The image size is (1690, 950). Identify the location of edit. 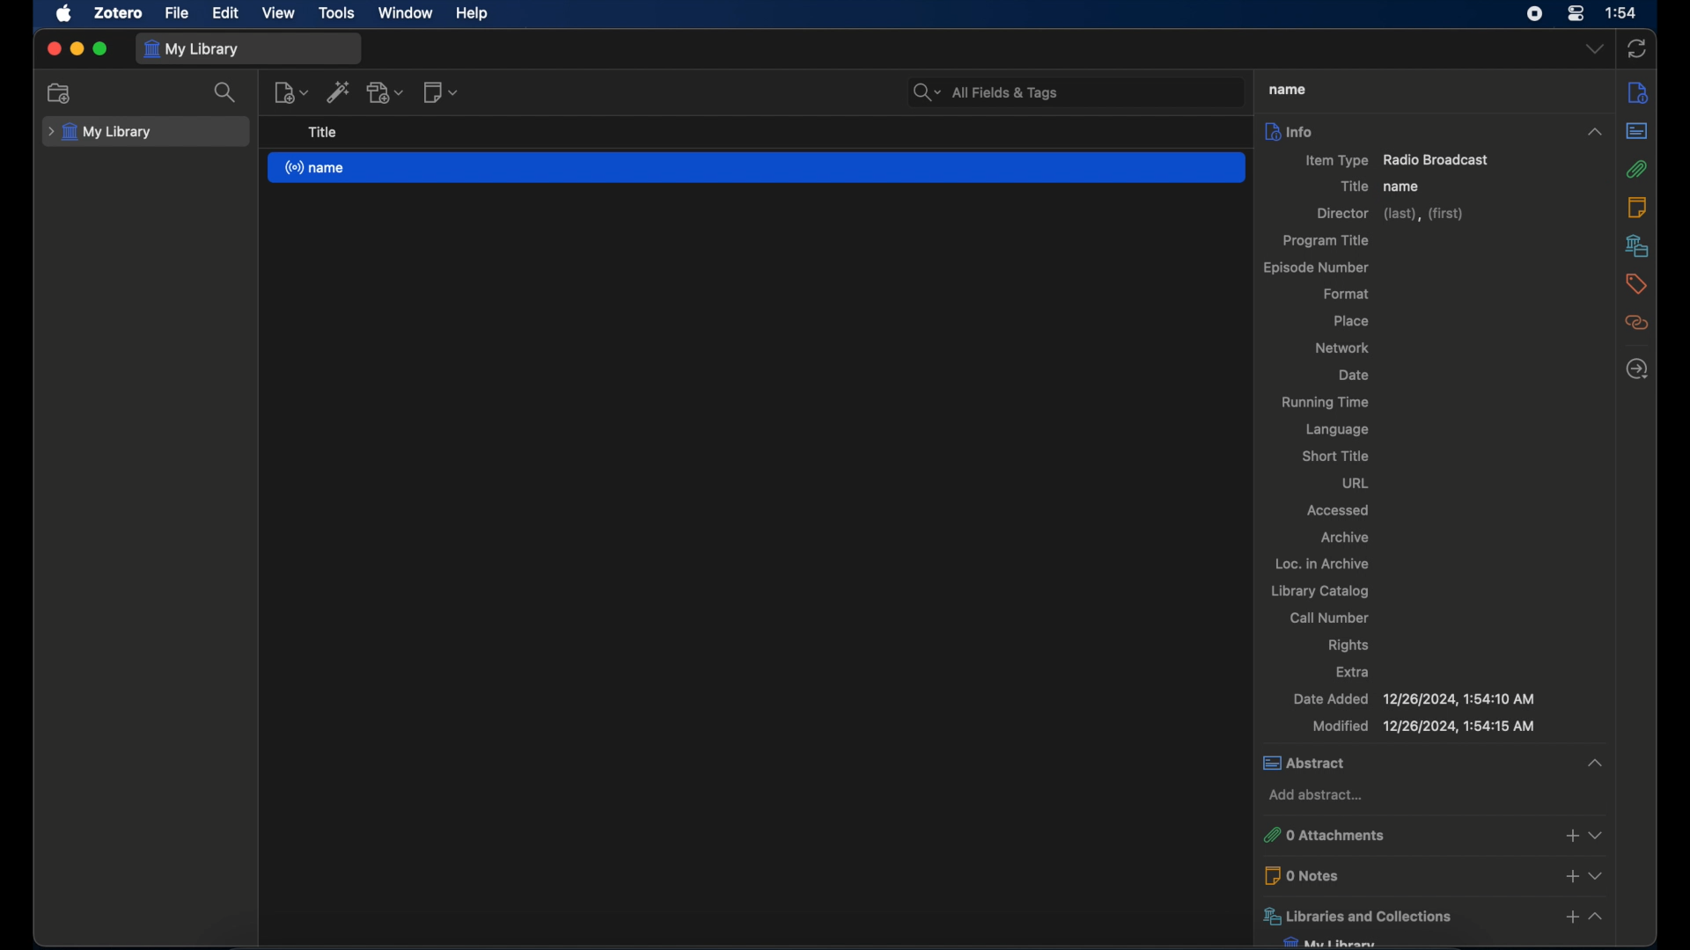
(226, 13).